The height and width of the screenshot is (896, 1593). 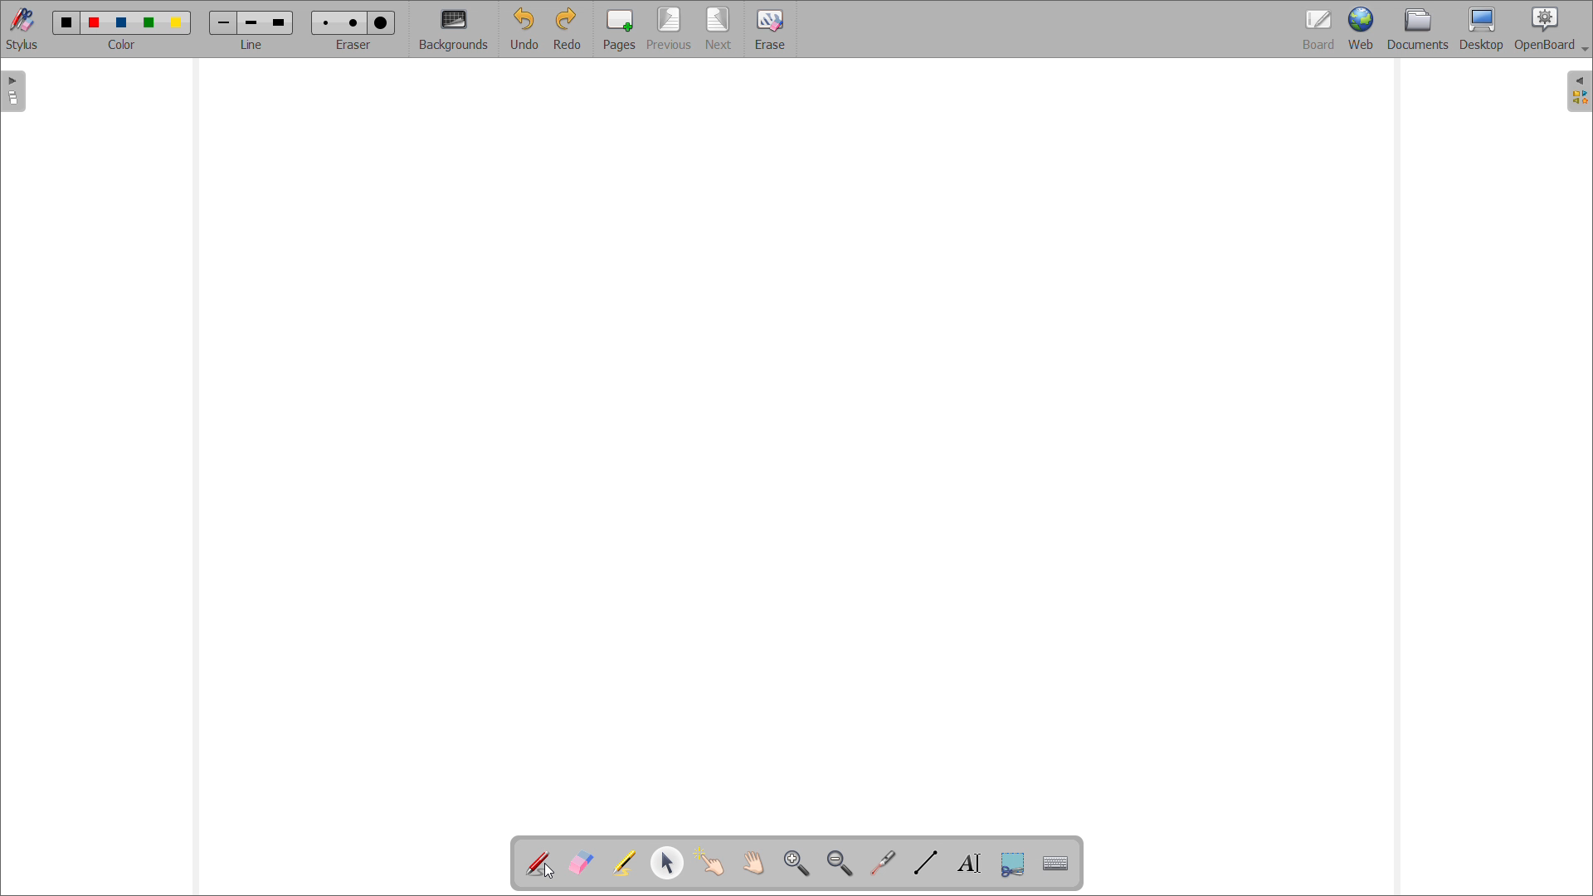 I want to click on cursor, so click(x=550, y=872).